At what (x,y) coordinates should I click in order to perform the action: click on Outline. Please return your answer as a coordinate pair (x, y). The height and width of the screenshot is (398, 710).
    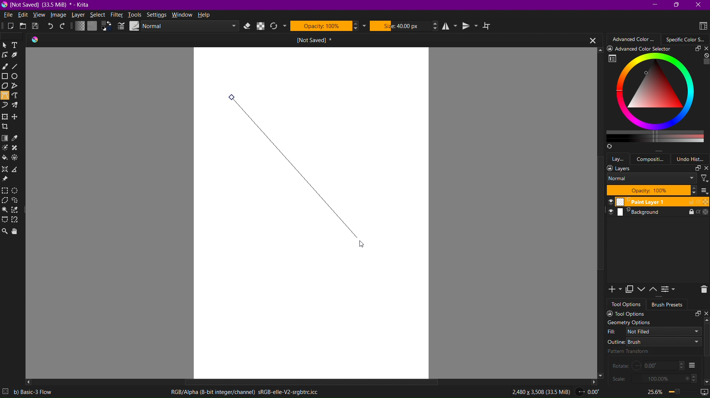
    Looking at the image, I should click on (654, 342).